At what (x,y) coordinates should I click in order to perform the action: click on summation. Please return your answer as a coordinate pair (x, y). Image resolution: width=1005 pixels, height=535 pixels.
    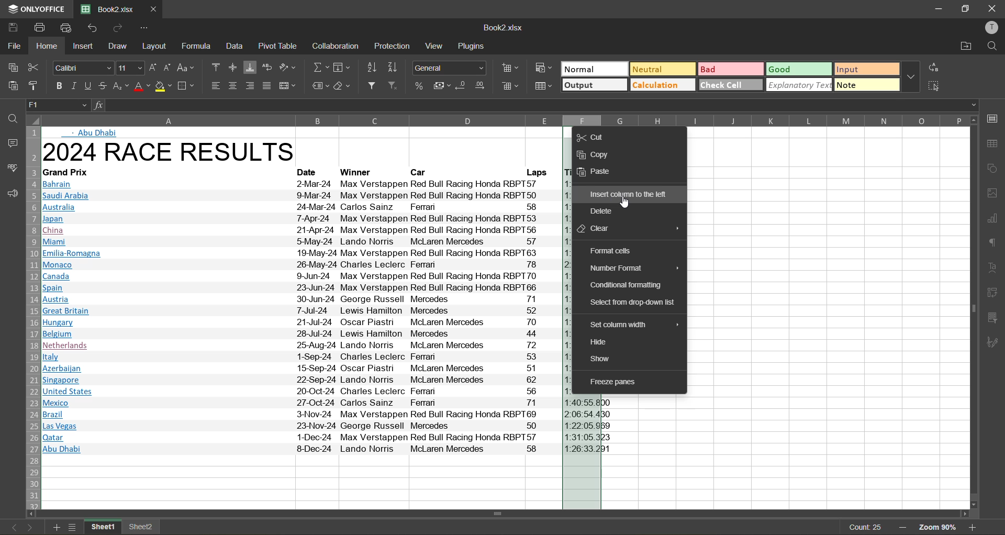
    Looking at the image, I should click on (318, 68).